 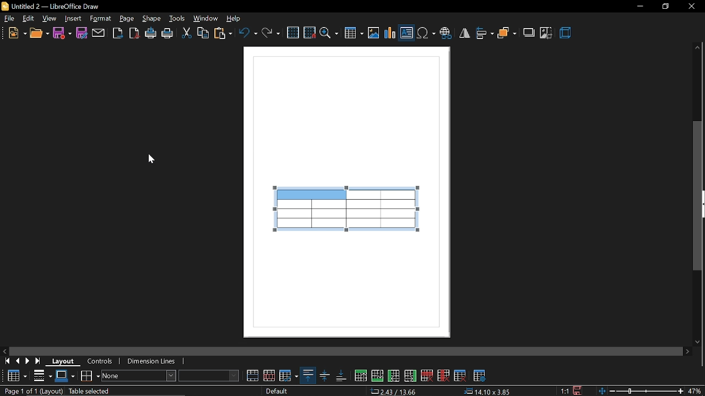 What do you see at coordinates (49, 18) in the screenshot?
I see `view` at bounding box center [49, 18].